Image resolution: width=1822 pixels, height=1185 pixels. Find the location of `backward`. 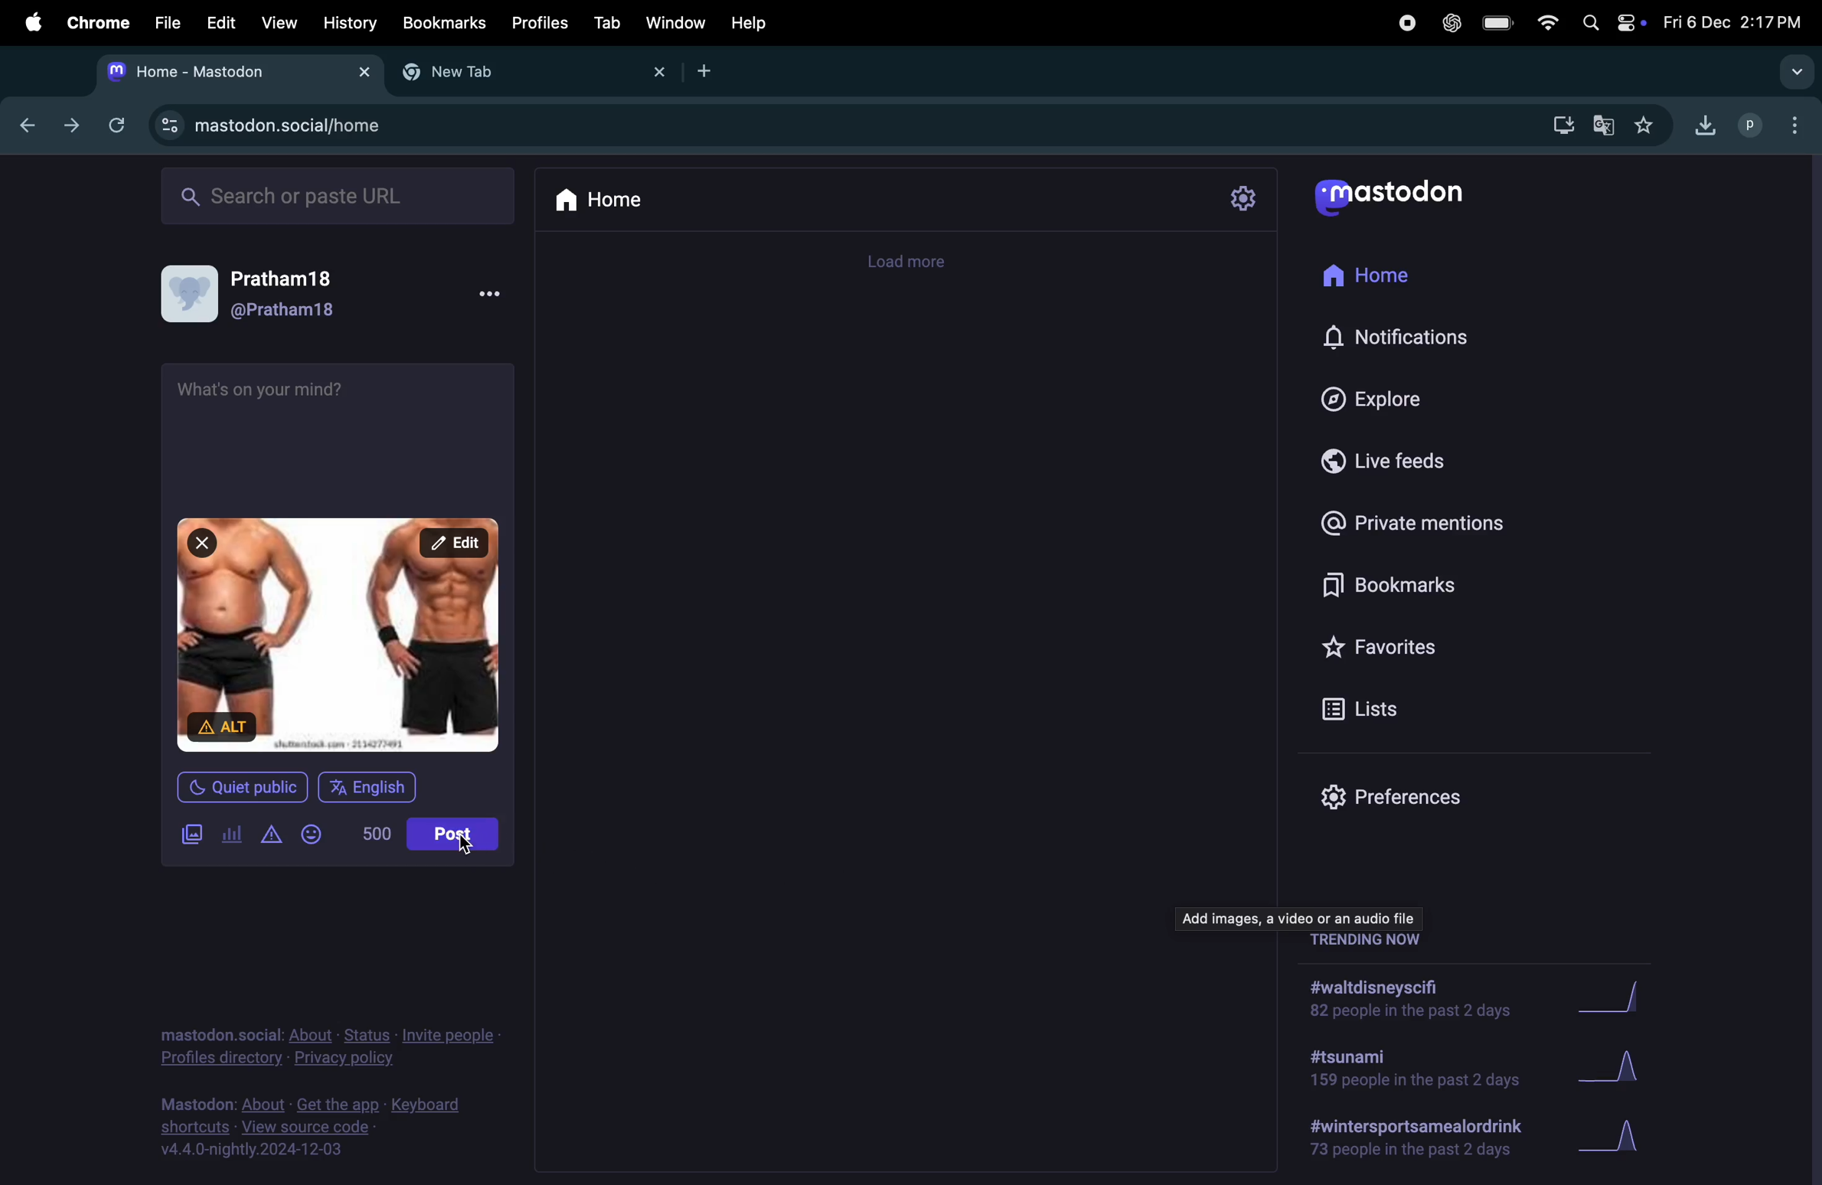

backward is located at coordinates (34, 128).